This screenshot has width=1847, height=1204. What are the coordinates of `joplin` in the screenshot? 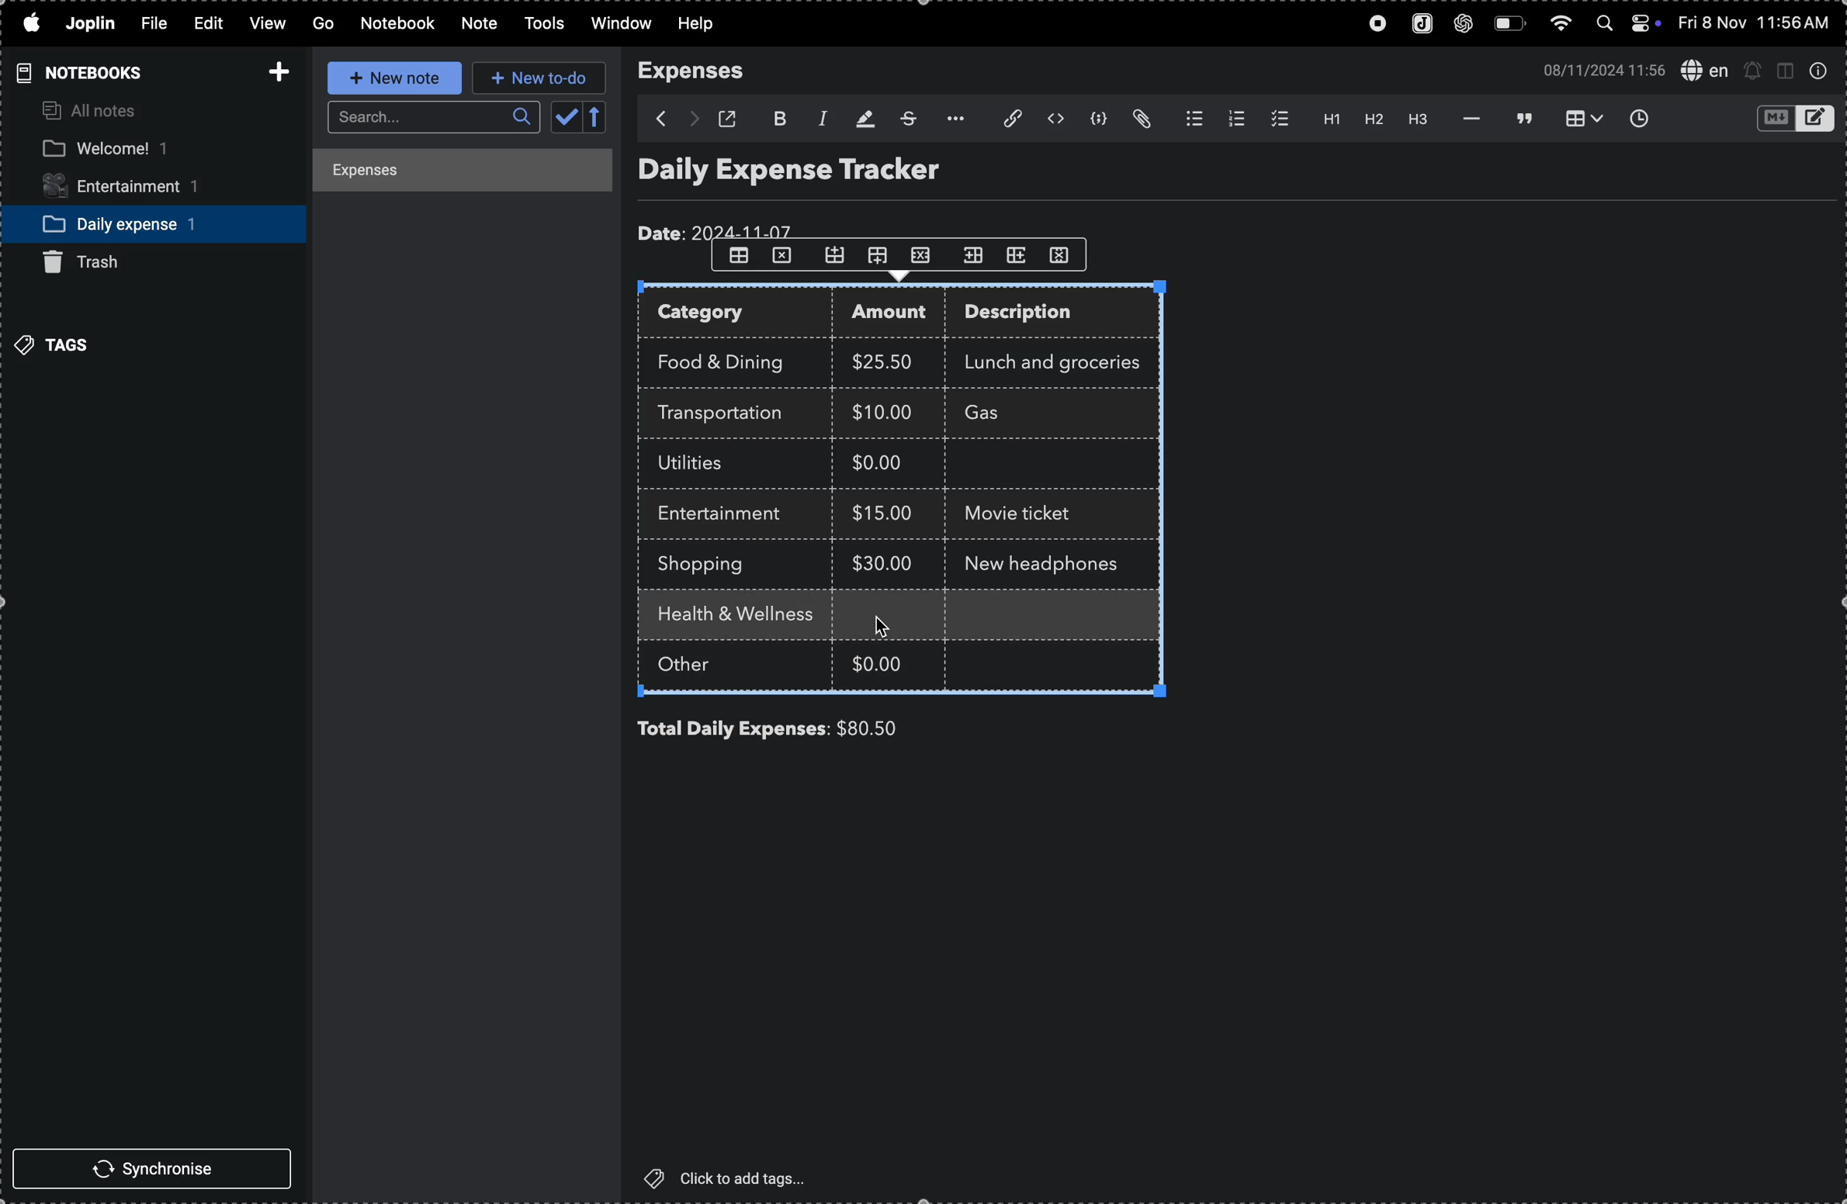 It's located at (93, 23).